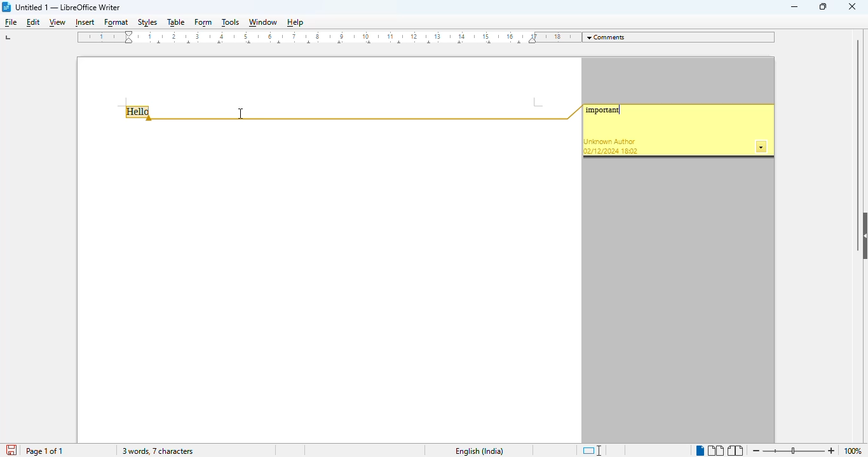 The height and width of the screenshot is (457, 868). What do you see at coordinates (852, 6) in the screenshot?
I see `close` at bounding box center [852, 6].